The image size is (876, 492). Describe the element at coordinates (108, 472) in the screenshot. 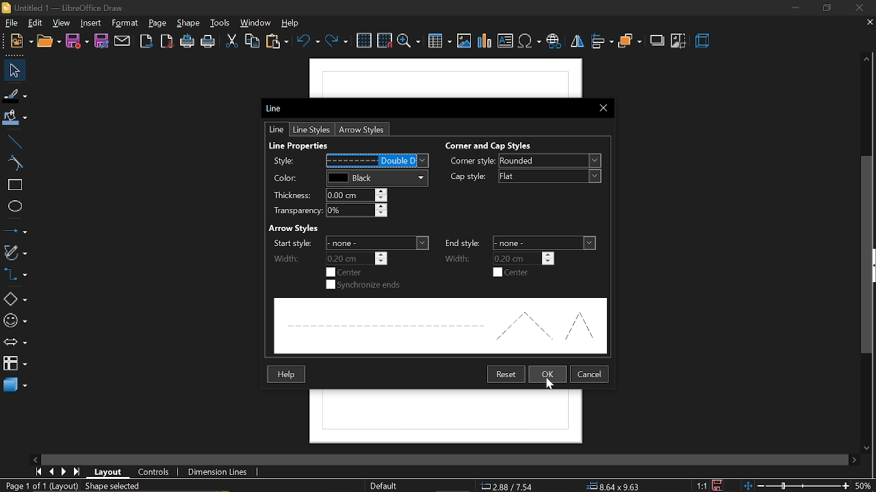

I see `layout` at that location.